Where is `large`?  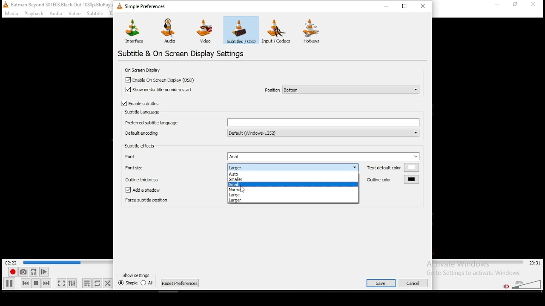
large is located at coordinates (293, 195).